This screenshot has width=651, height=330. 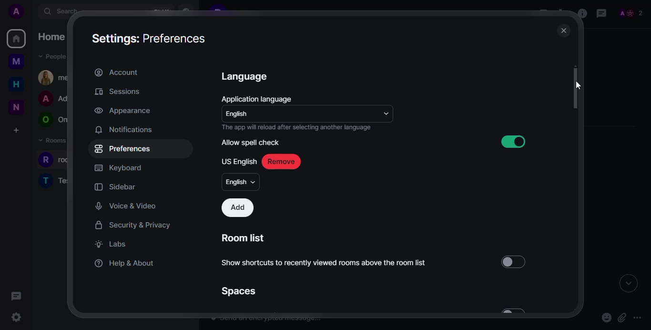 What do you see at coordinates (125, 262) in the screenshot?
I see `help` at bounding box center [125, 262].